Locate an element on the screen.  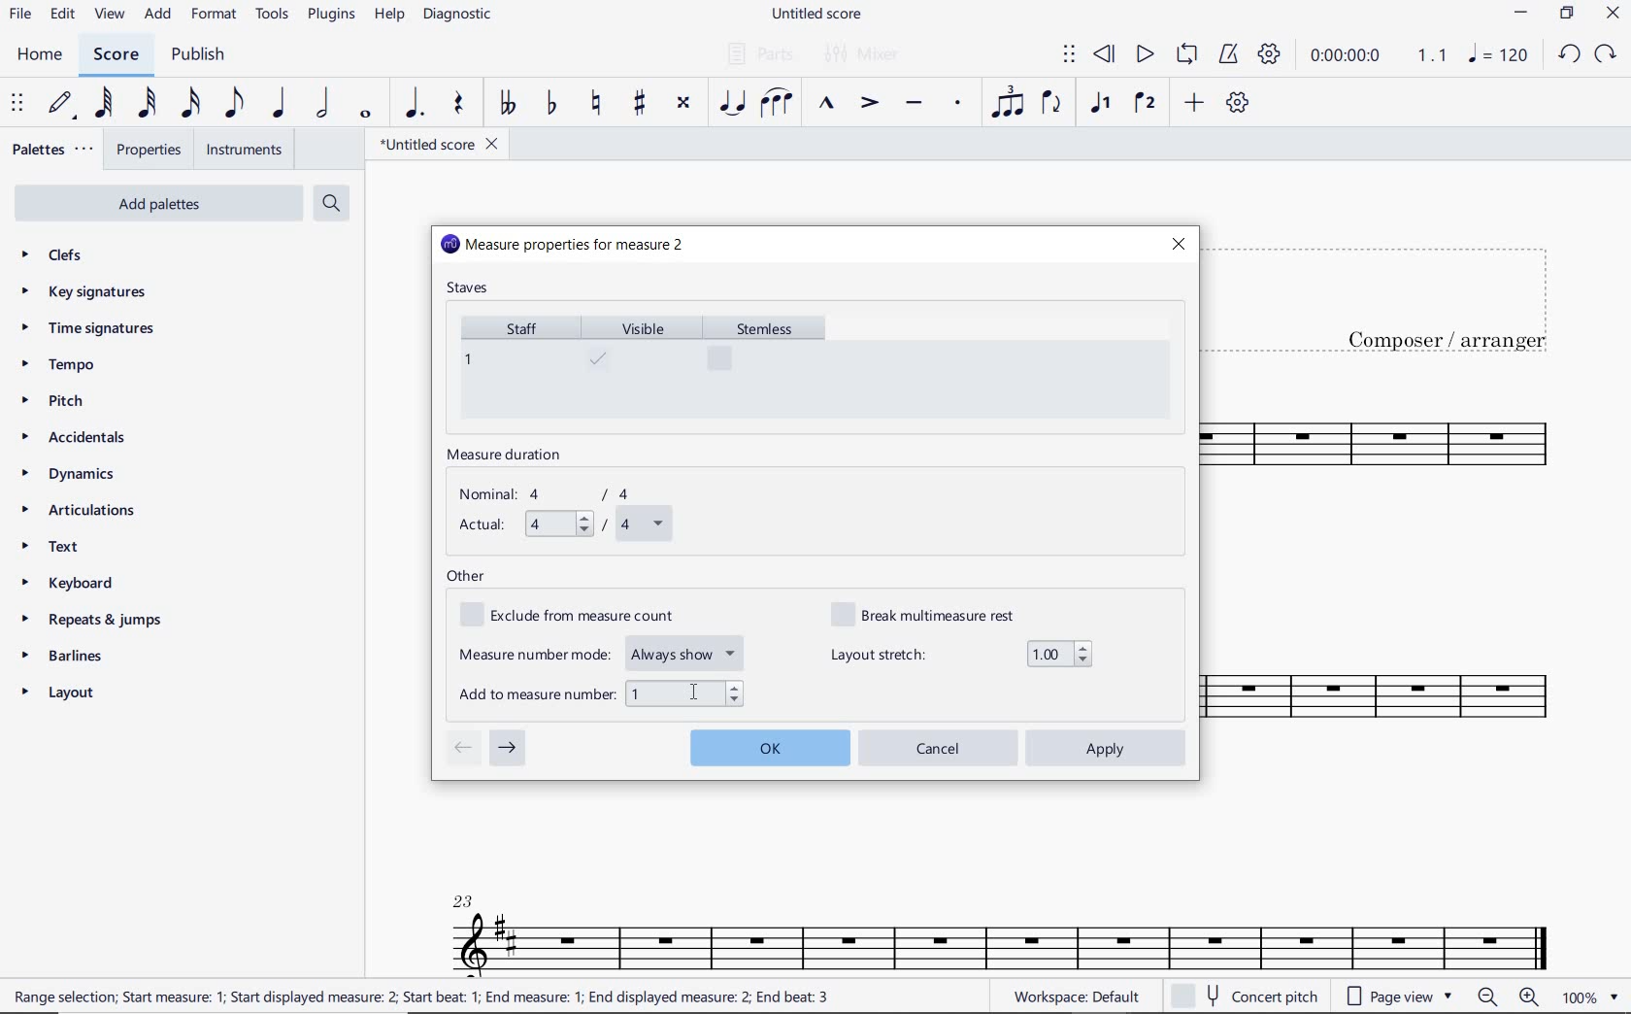
SCORE is located at coordinates (116, 55).